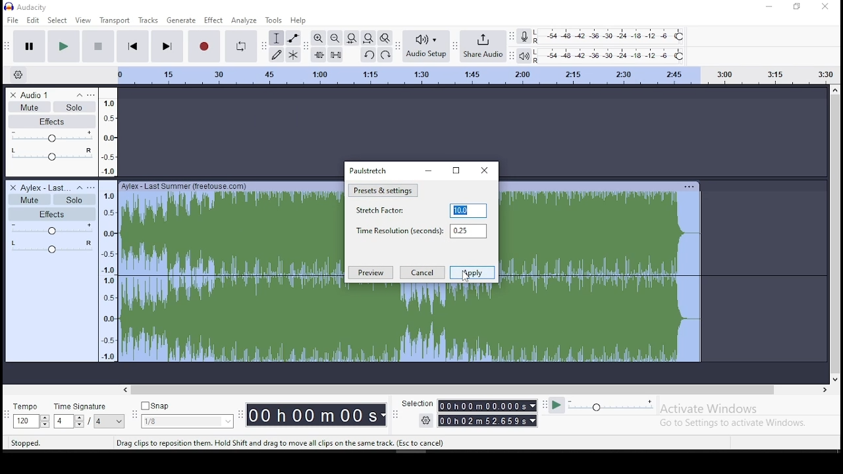 This screenshot has width=843, height=474. Describe the element at coordinates (484, 170) in the screenshot. I see `close window` at that location.